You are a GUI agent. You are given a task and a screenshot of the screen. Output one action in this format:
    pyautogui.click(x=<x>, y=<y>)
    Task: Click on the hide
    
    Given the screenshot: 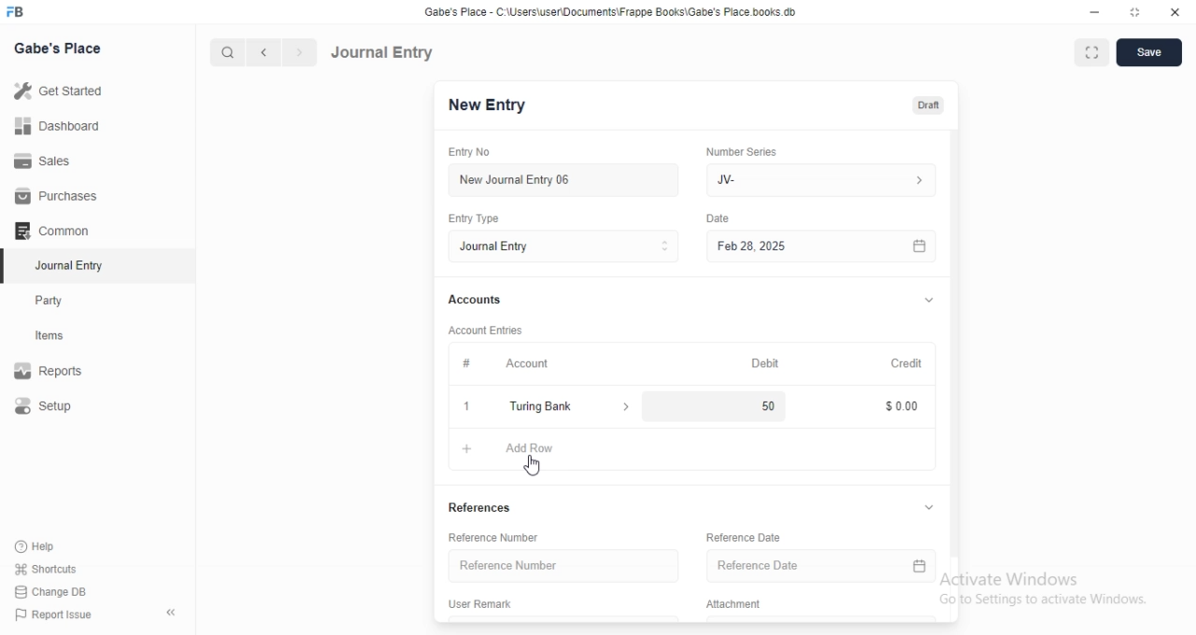 What is the action you would take?
    pyautogui.click(x=167, y=614)
    